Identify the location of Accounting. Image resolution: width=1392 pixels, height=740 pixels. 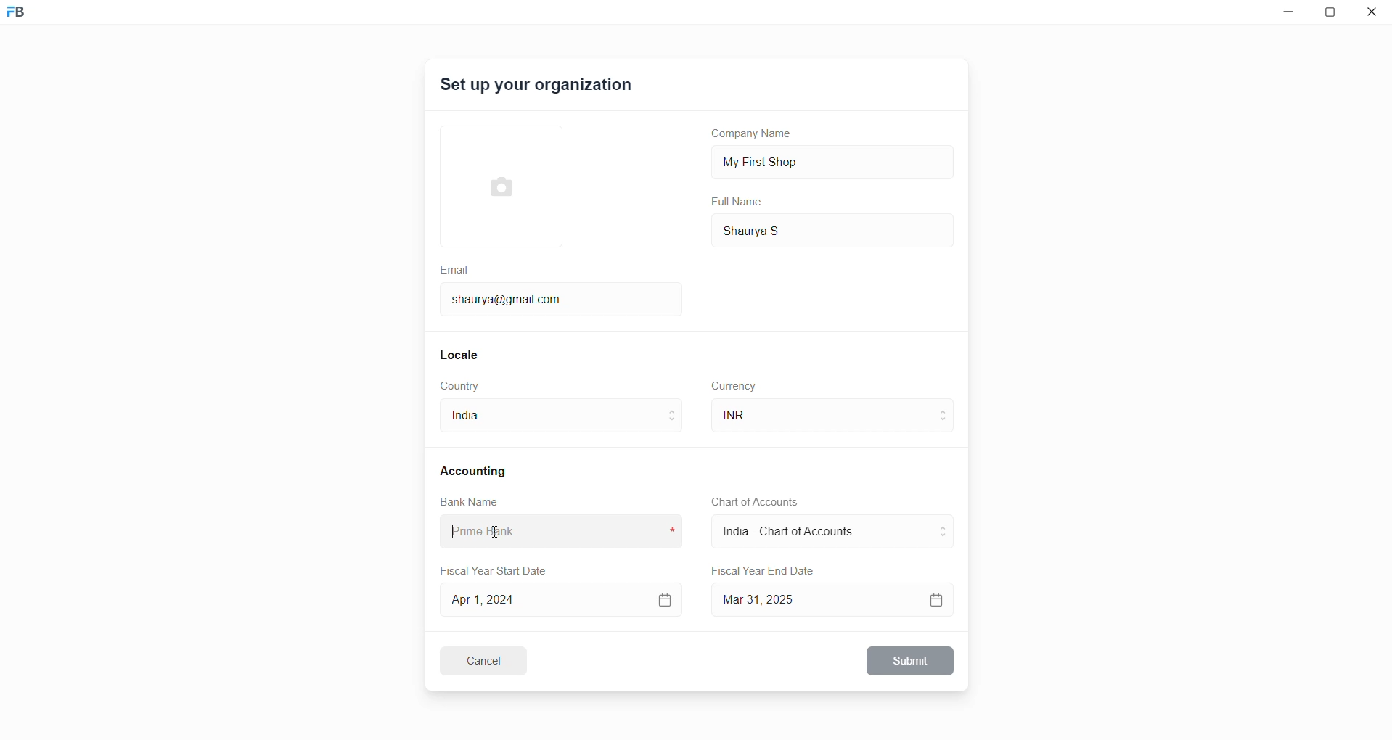
(475, 470).